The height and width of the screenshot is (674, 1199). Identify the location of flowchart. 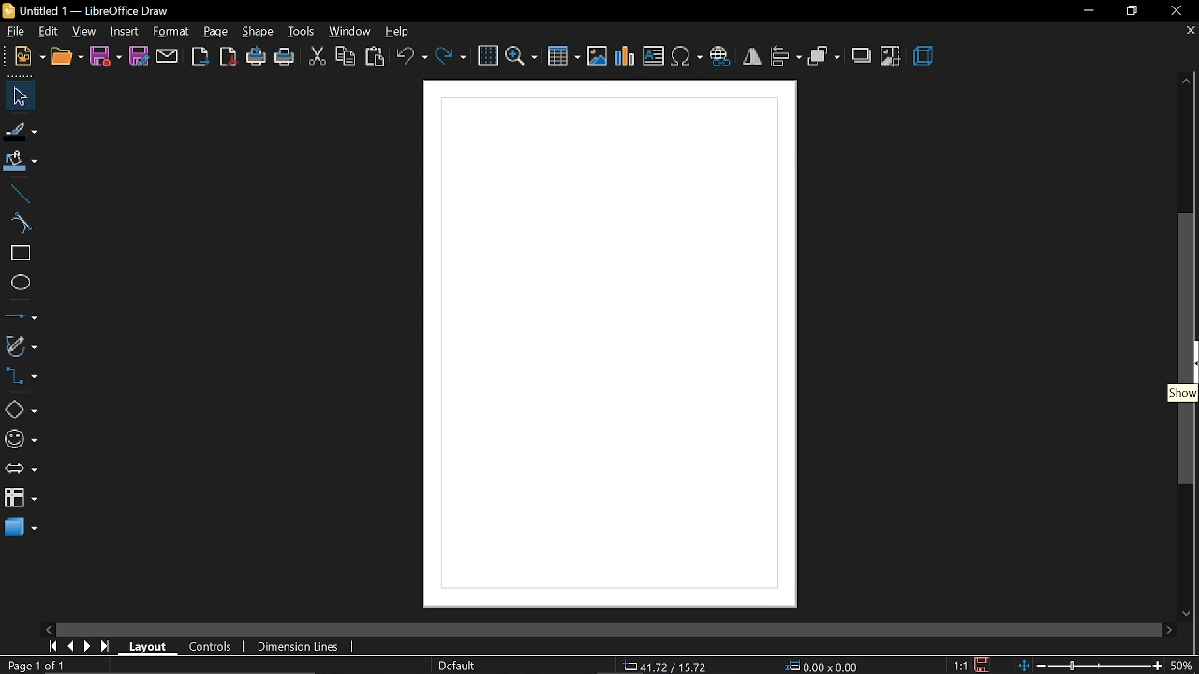
(20, 496).